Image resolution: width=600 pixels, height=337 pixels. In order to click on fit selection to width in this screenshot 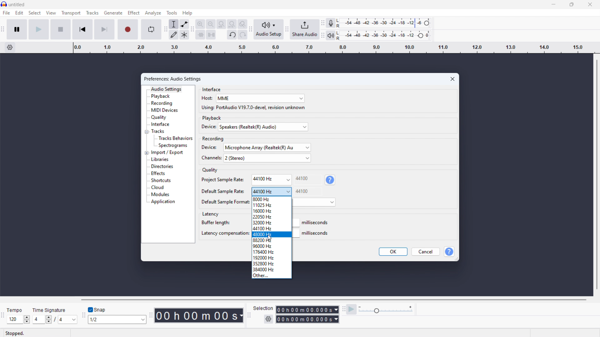, I will do `click(221, 24)`.